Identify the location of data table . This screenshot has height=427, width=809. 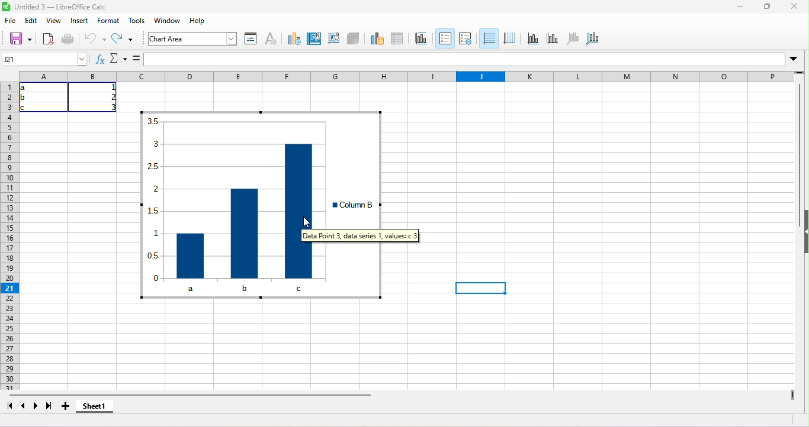
(400, 37).